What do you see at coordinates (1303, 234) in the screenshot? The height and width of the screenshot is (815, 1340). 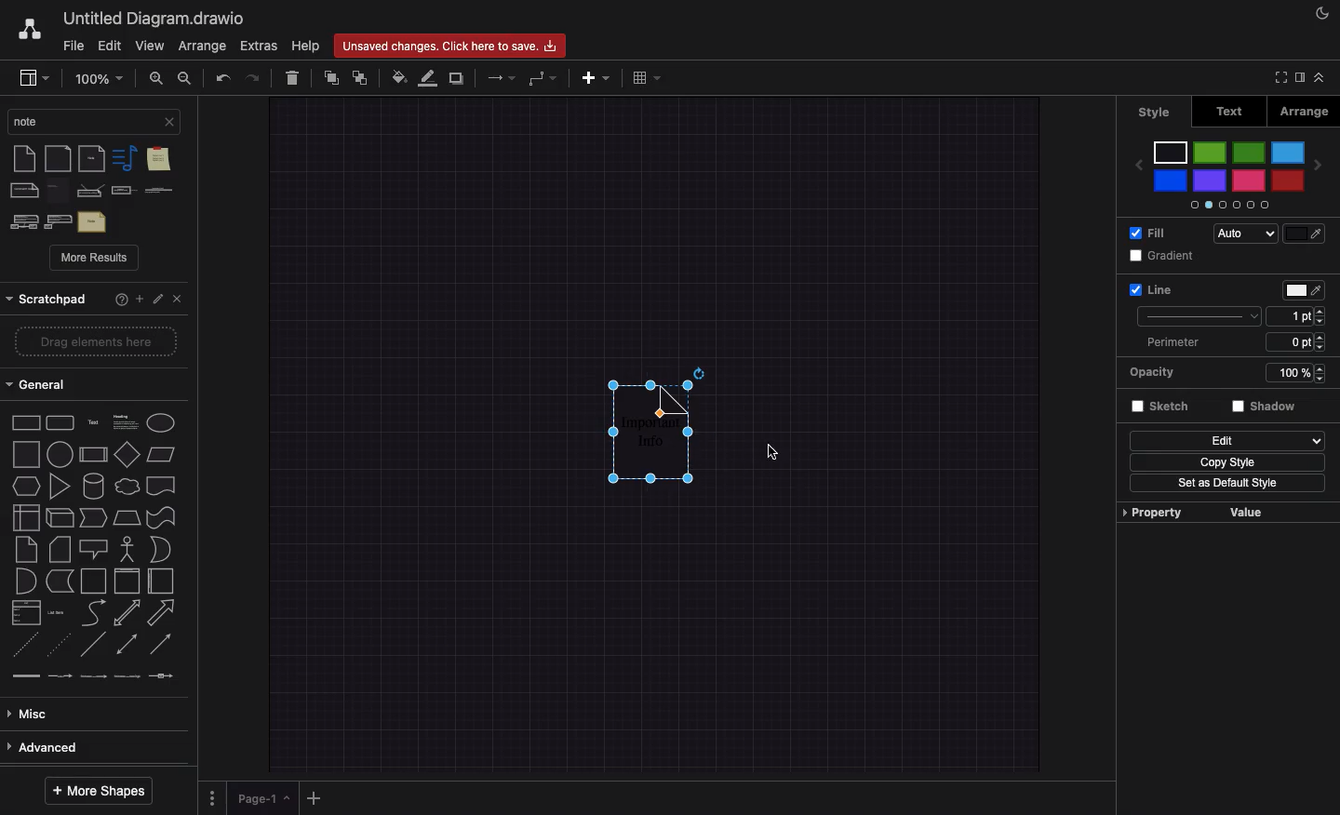 I see `fill color` at bounding box center [1303, 234].